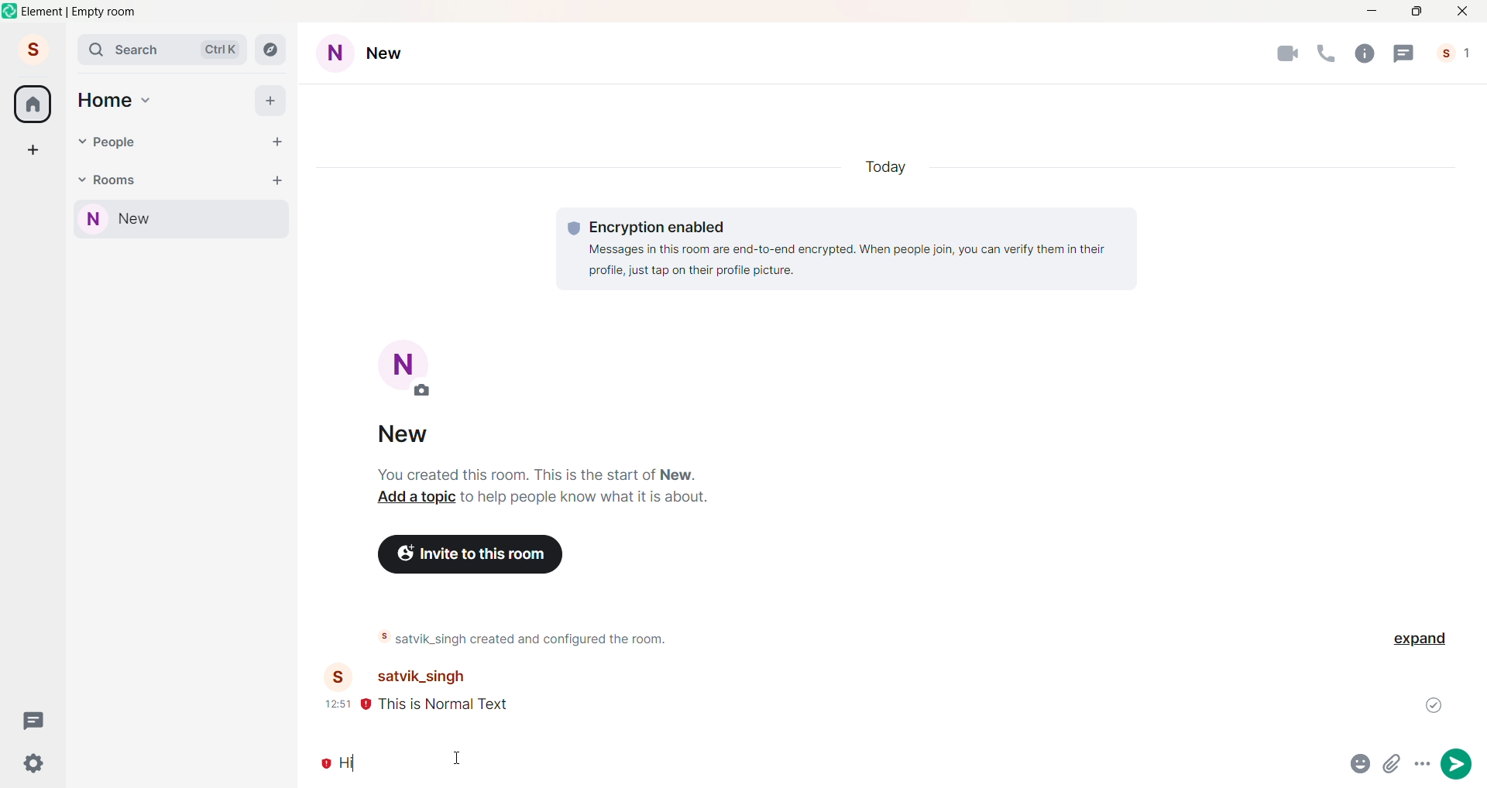 The image size is (1487, 788). I want to click on Threads, so click(36, 720).